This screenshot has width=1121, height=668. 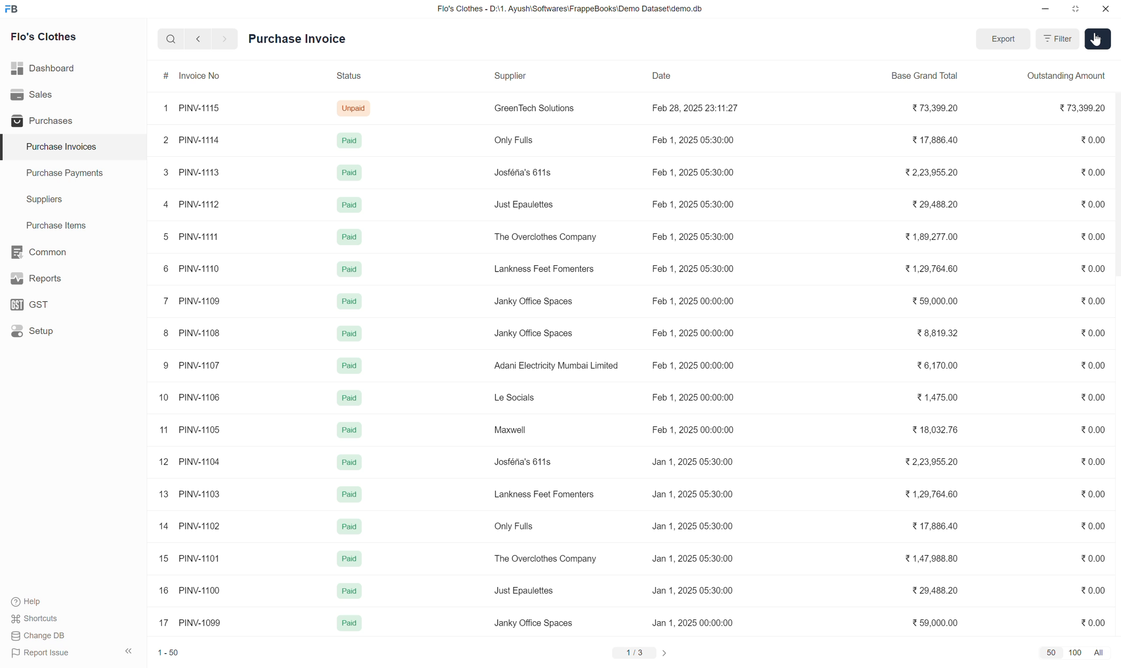 What do you see at coordinates (38, 636) in the screenshot?
I see `Change DB` at bounding box center [38, 636].